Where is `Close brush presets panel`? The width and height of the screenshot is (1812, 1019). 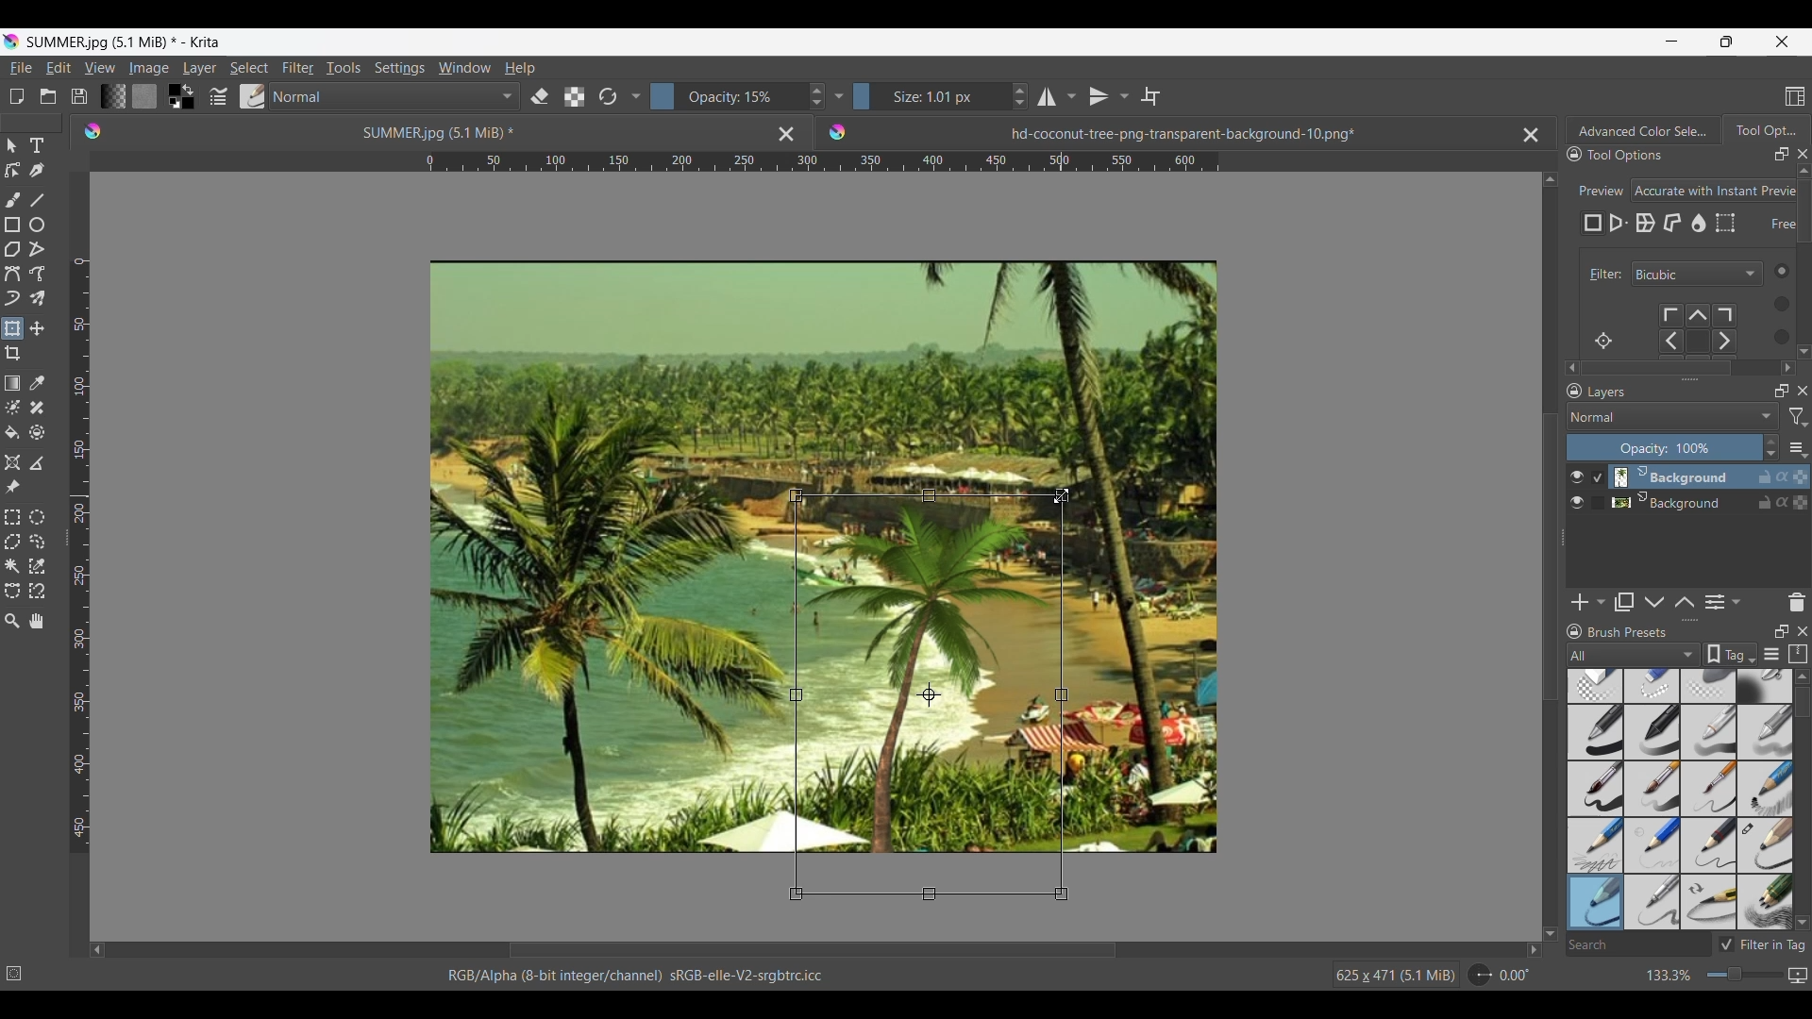
Close brush presets panel is located at coordinates (1803, 631).